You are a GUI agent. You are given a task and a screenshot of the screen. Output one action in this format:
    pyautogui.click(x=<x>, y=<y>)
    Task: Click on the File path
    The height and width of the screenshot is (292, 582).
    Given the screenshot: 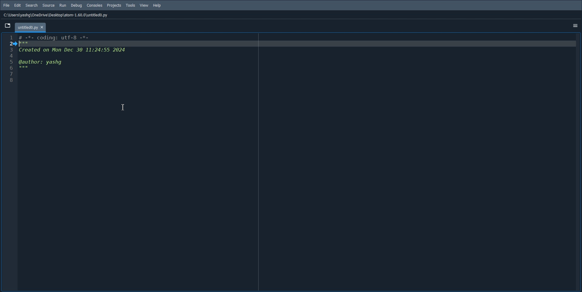 What is the action you would take?
    pyautogui.click(x=57, y=15)
    